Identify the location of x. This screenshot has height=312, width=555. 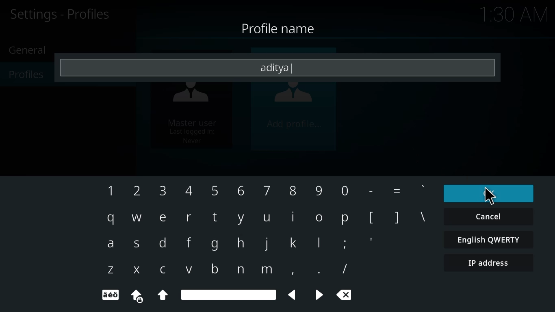
(137, 271).